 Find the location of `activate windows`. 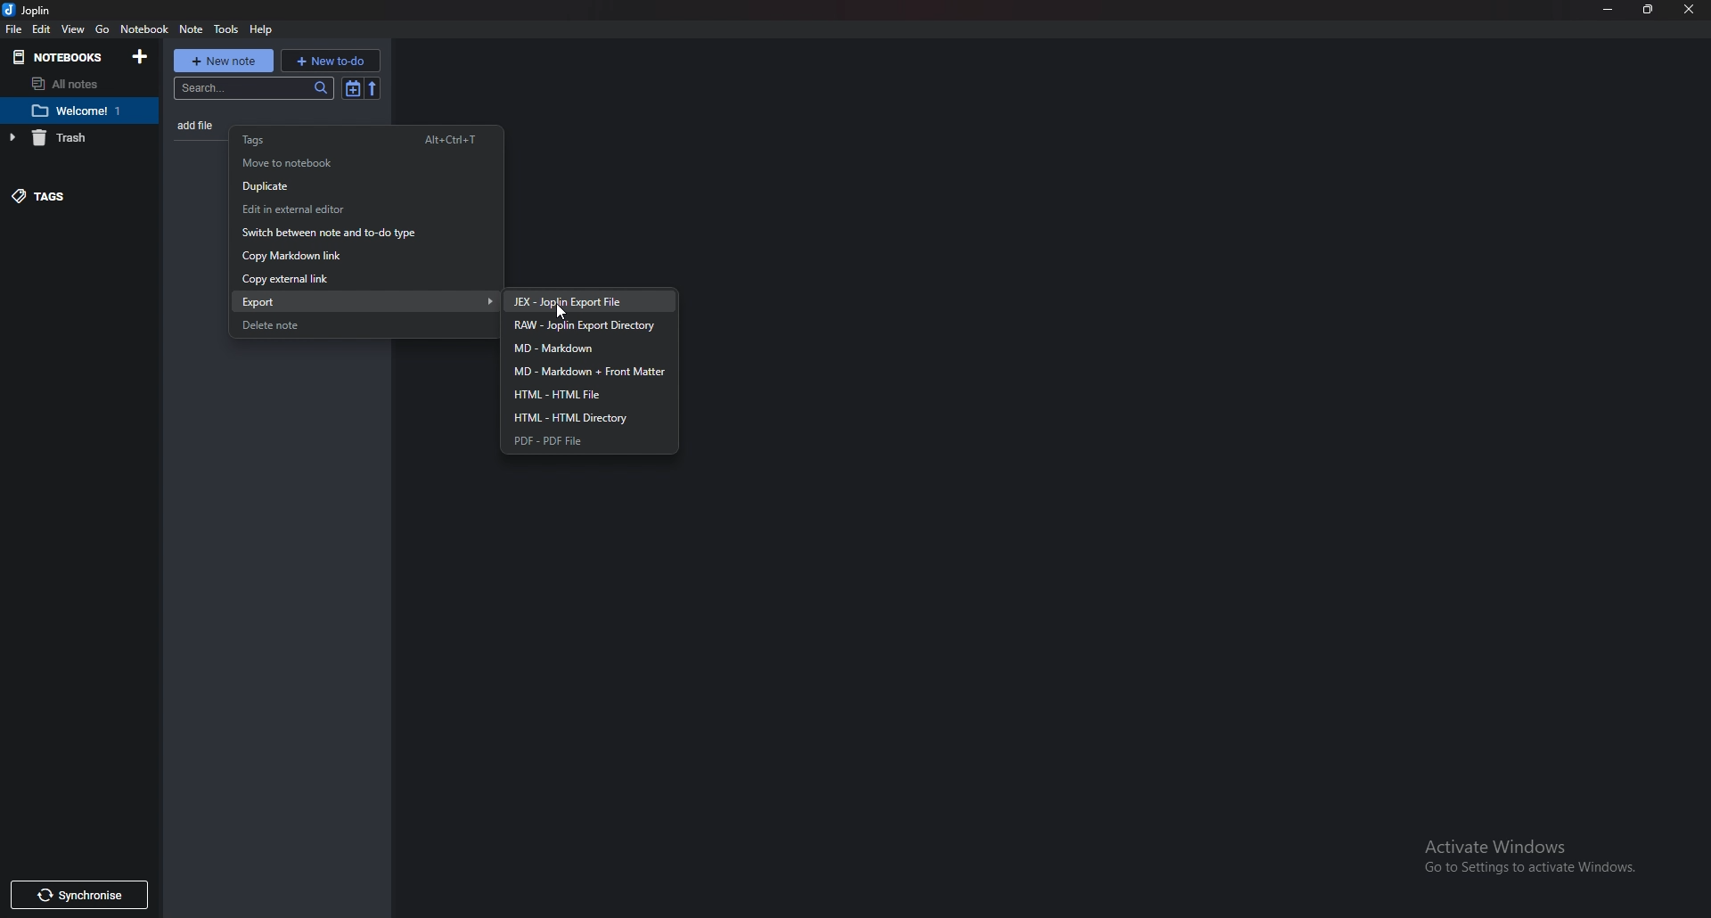

activate windows is located at coordinates (1527, 857).